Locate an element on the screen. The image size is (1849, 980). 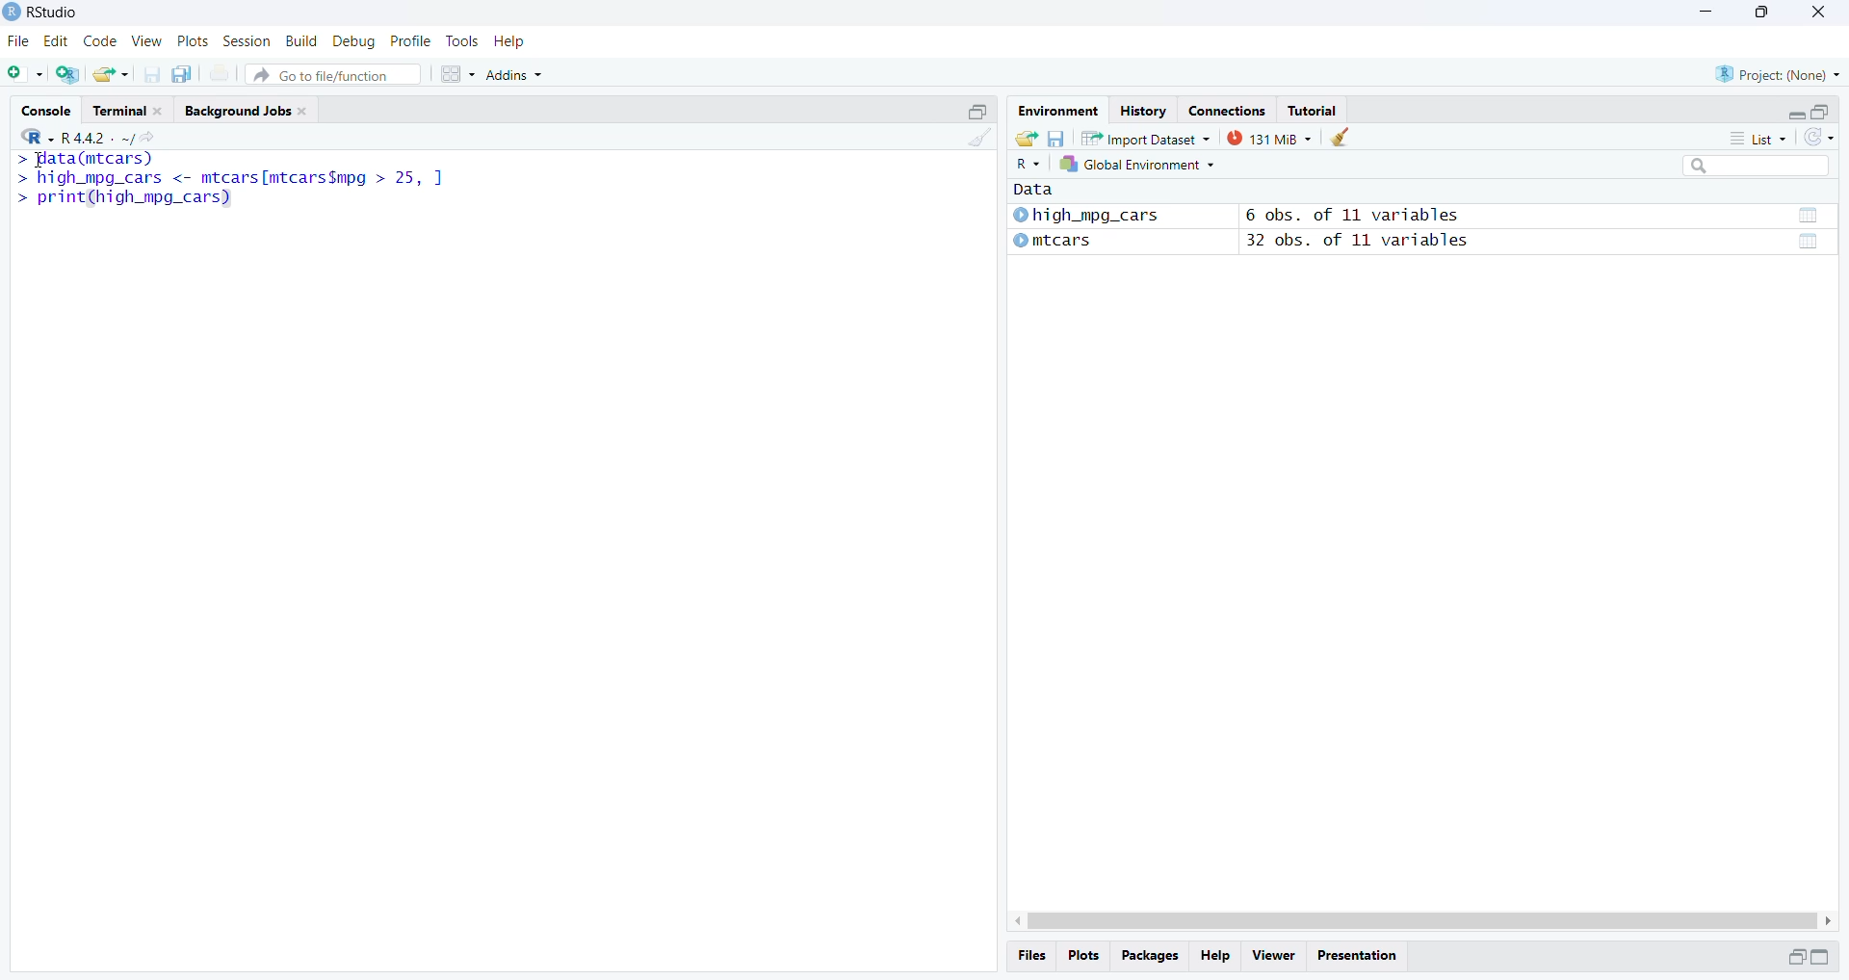
32 obs. of 11 variables is located at coordinates (1359, 241).